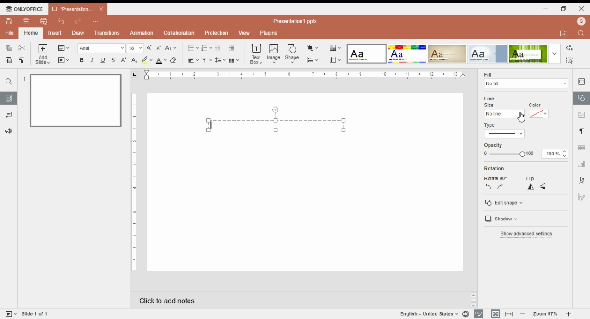 This screenshot has width=590, height=319. Describe the element at coordinates (146, 59) in the screenshot. I see `highlight color` at that location.